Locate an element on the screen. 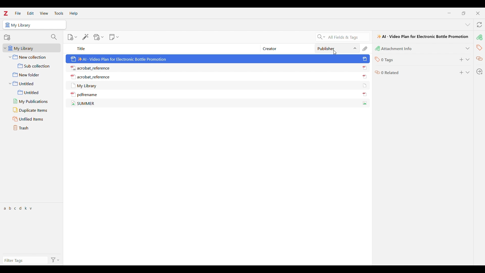  icon is located at coordinates (377, 60).